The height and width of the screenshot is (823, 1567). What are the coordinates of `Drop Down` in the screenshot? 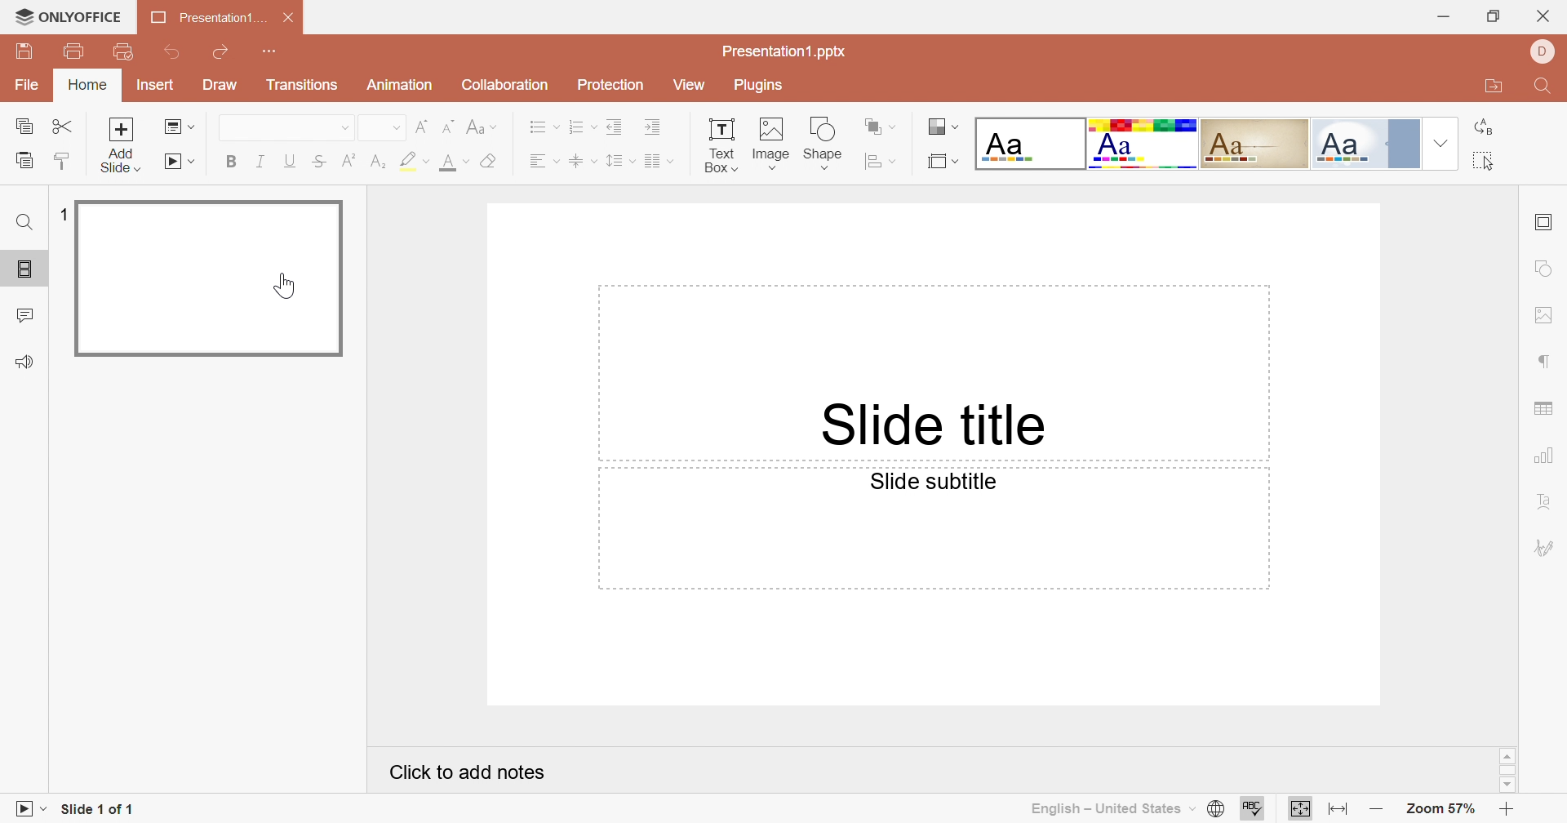 It's located at (961, 160).